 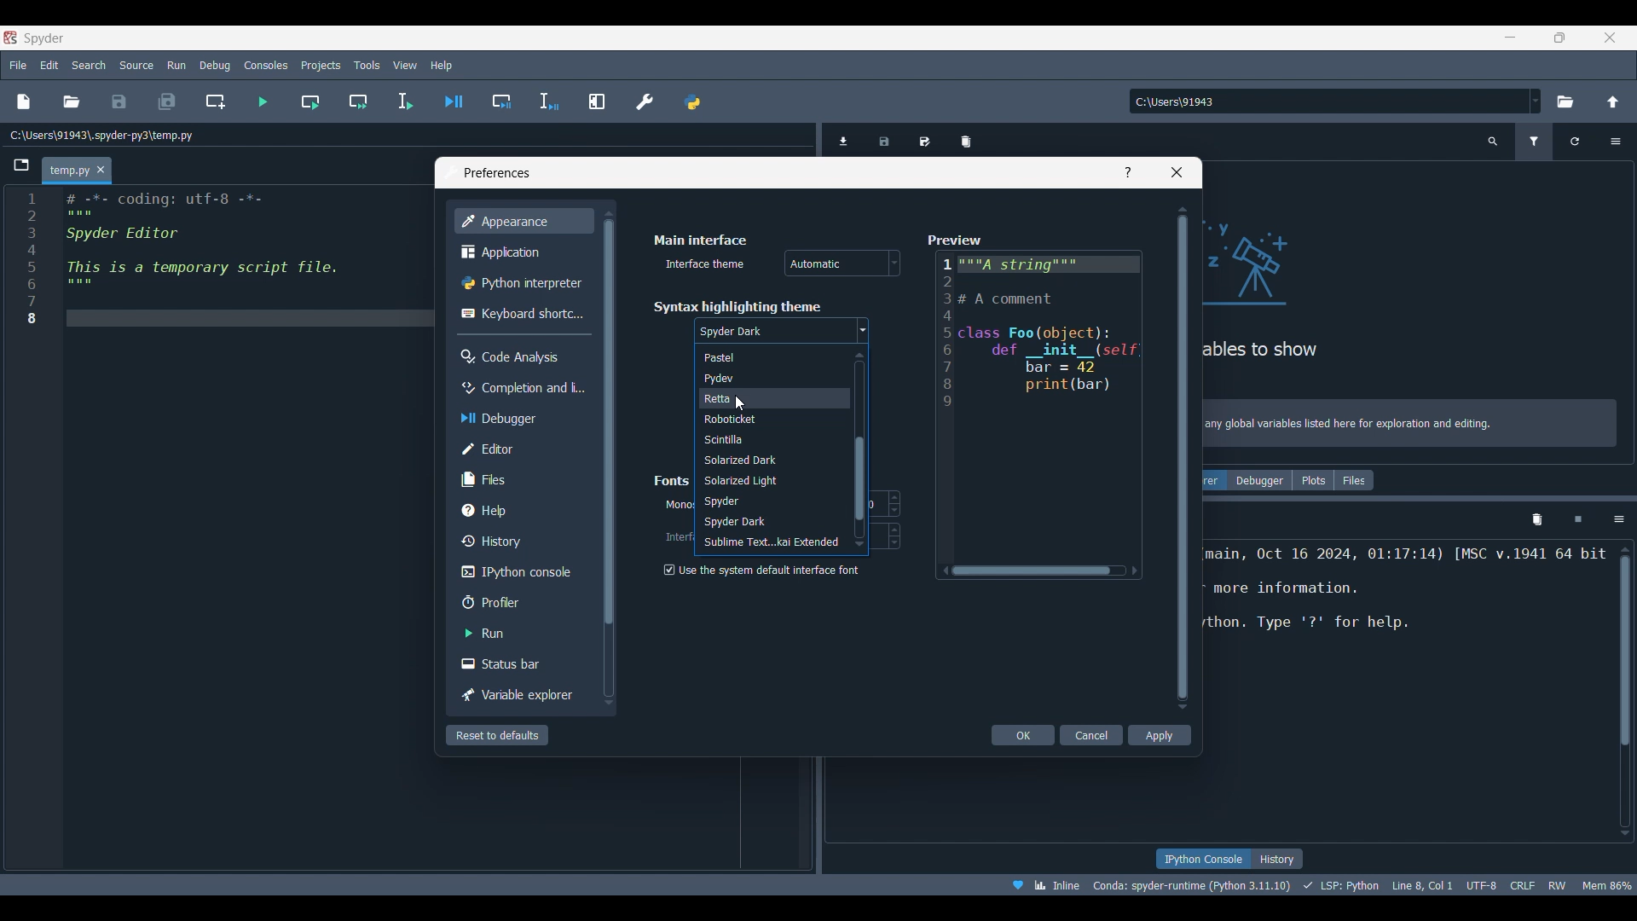 I want to click on Files, so click(x=523, y=478).